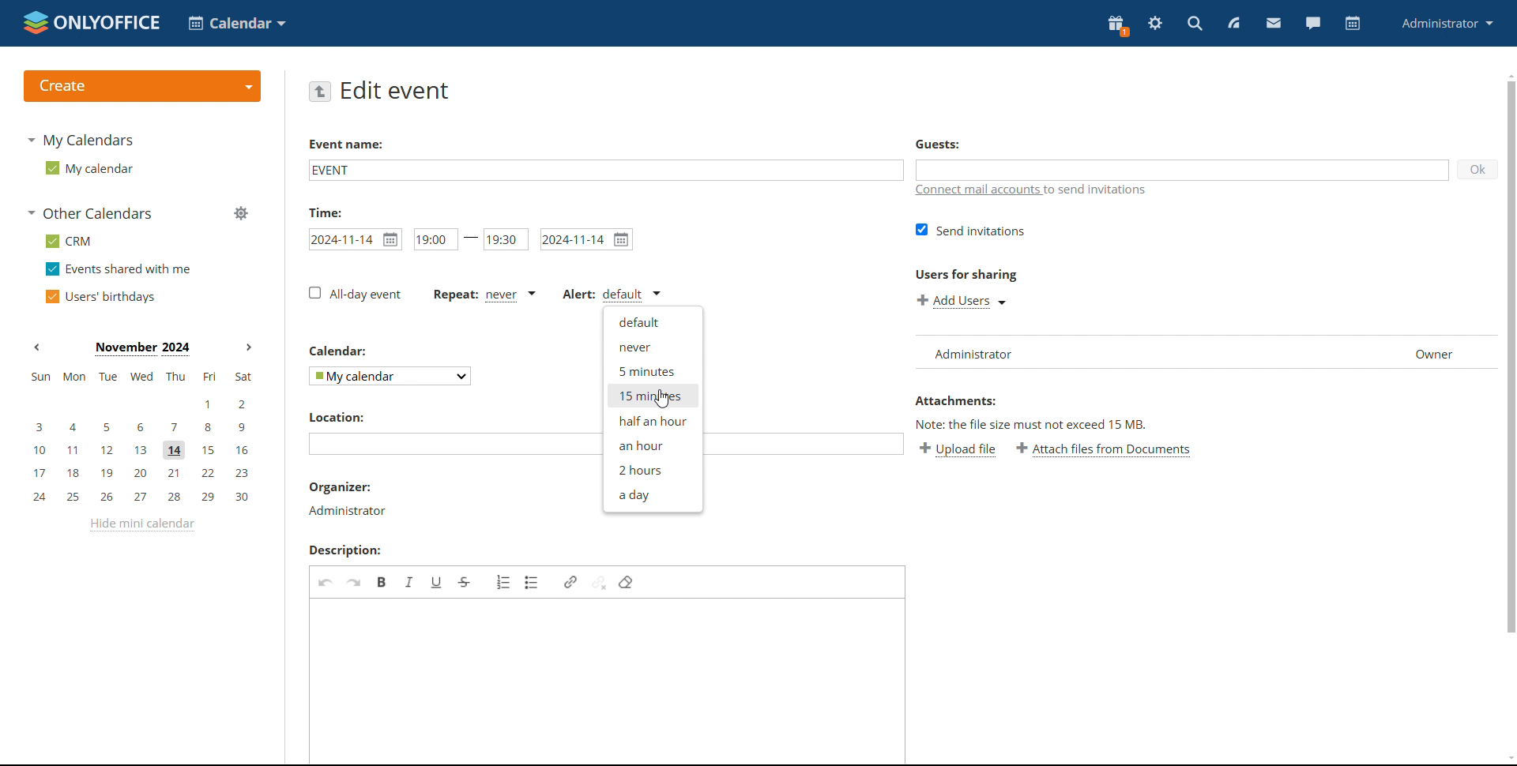 This screenshot has height=766, width=1517. What do you see at coordinates (1311, 23) in the screenshot?
I see `chat` at bounding box center [1311, 23].